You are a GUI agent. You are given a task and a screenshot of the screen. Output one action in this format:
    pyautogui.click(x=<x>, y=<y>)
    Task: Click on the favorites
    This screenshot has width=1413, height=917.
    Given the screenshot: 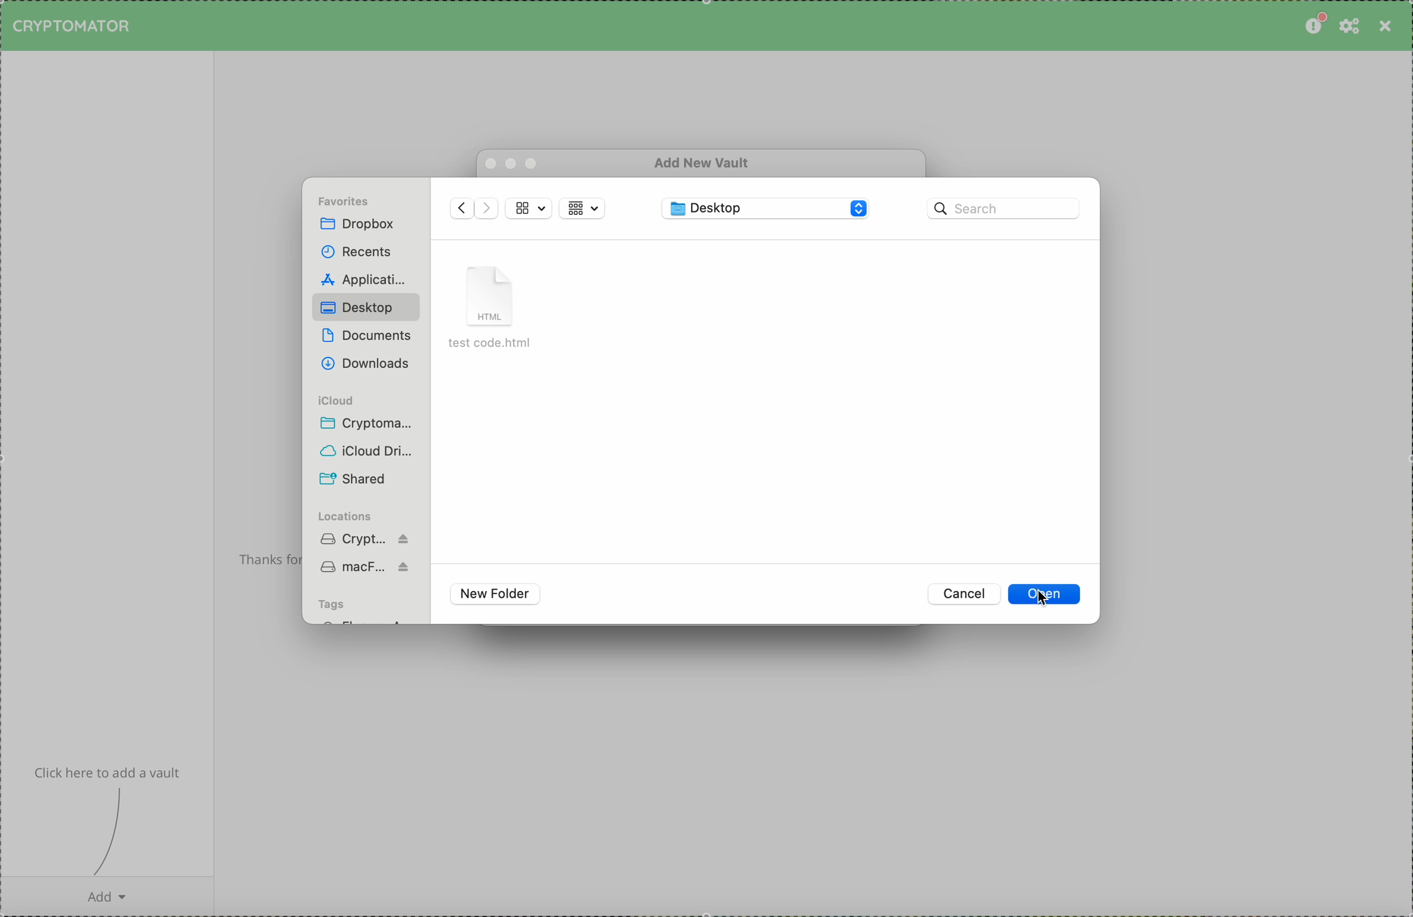 What is the action you would take?
    pyautogui.click(x=342, y=202)
    